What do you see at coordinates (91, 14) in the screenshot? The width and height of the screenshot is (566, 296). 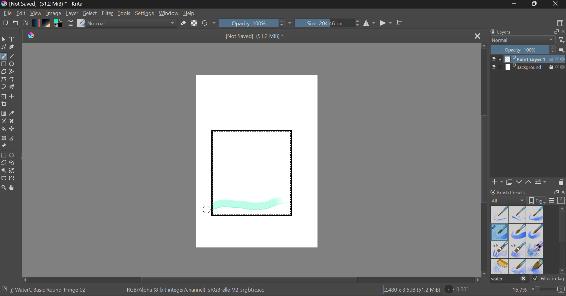 I see `Select` at bounding box center [91, 14].